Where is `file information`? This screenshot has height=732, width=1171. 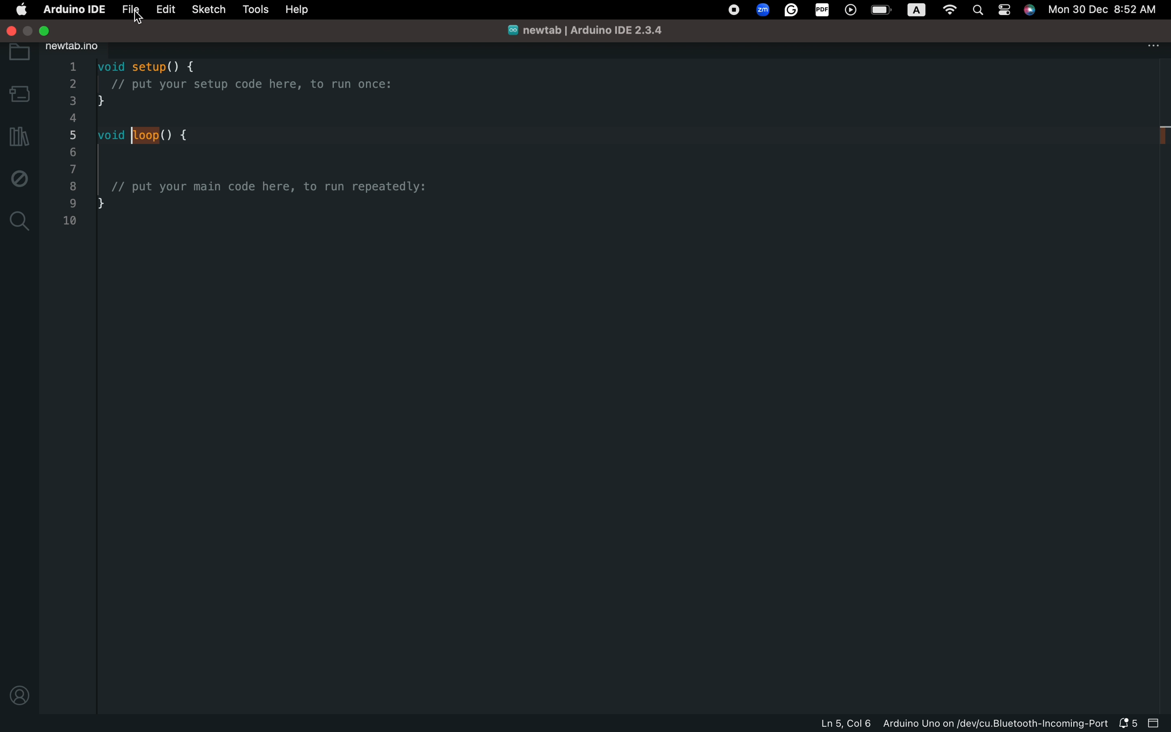 file information is located at coordinates (961, 723).